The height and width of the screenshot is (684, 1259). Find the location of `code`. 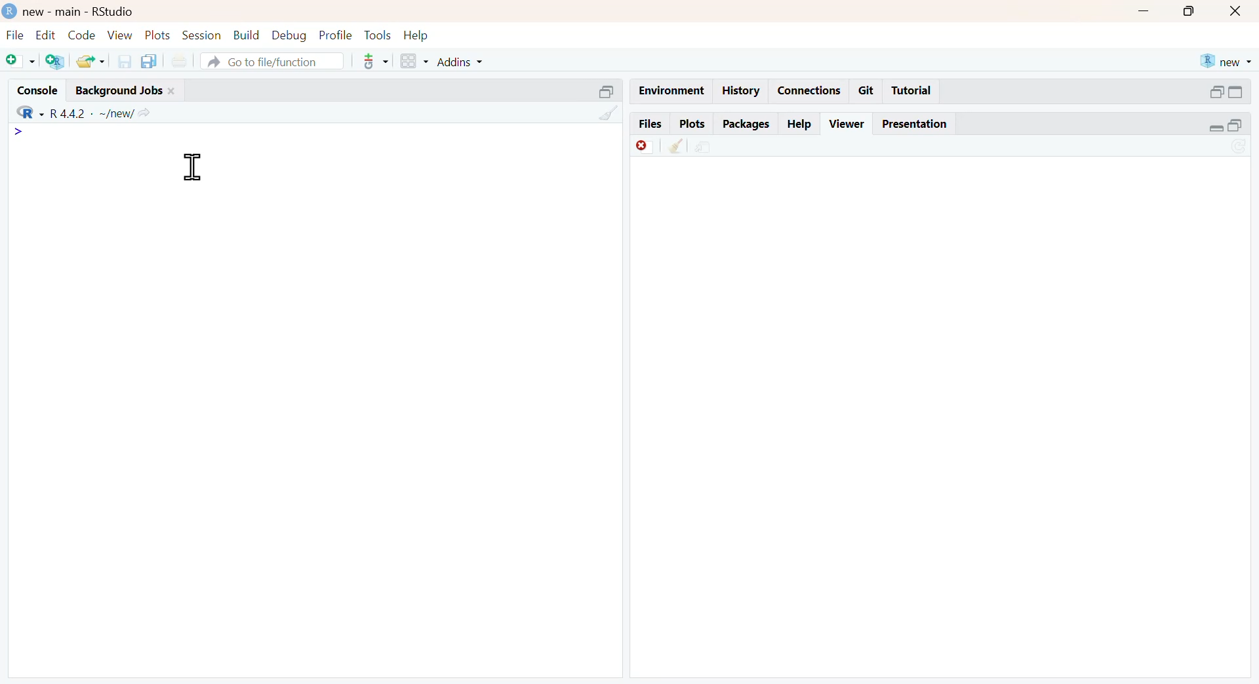

code is located at coordinates (82, 35).